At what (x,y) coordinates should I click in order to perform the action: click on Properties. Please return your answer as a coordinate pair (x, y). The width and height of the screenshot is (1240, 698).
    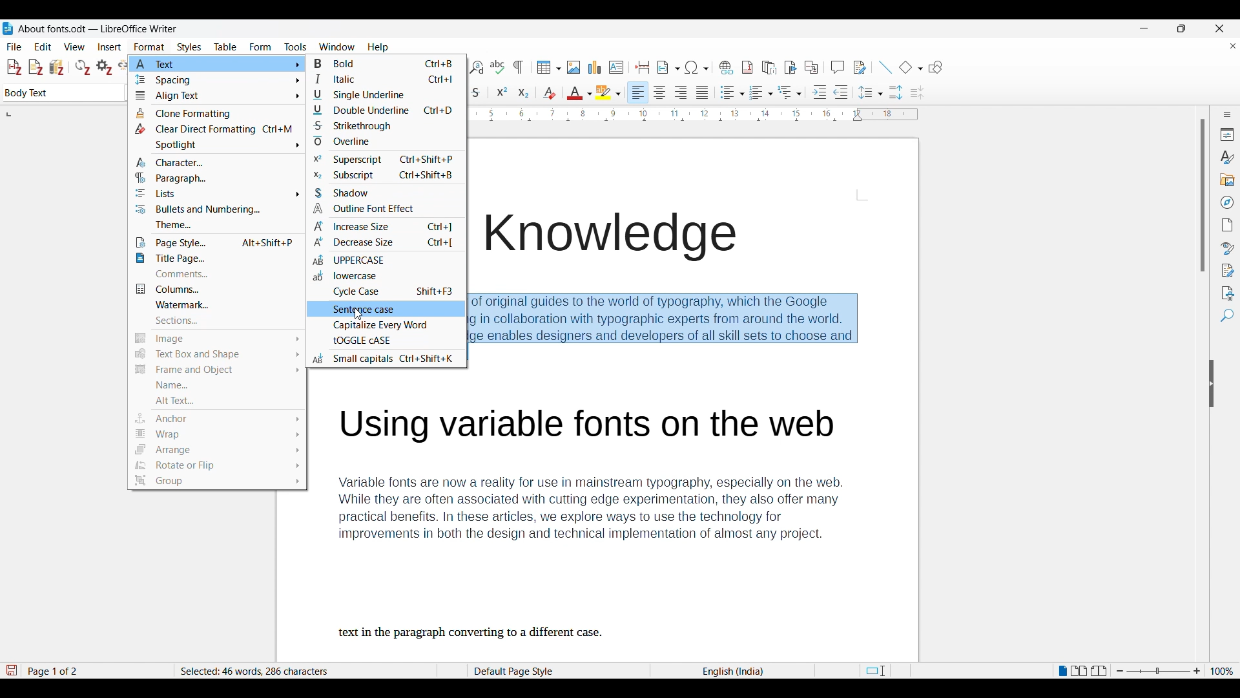
    Looking at the image, I should click on (1228, 134).